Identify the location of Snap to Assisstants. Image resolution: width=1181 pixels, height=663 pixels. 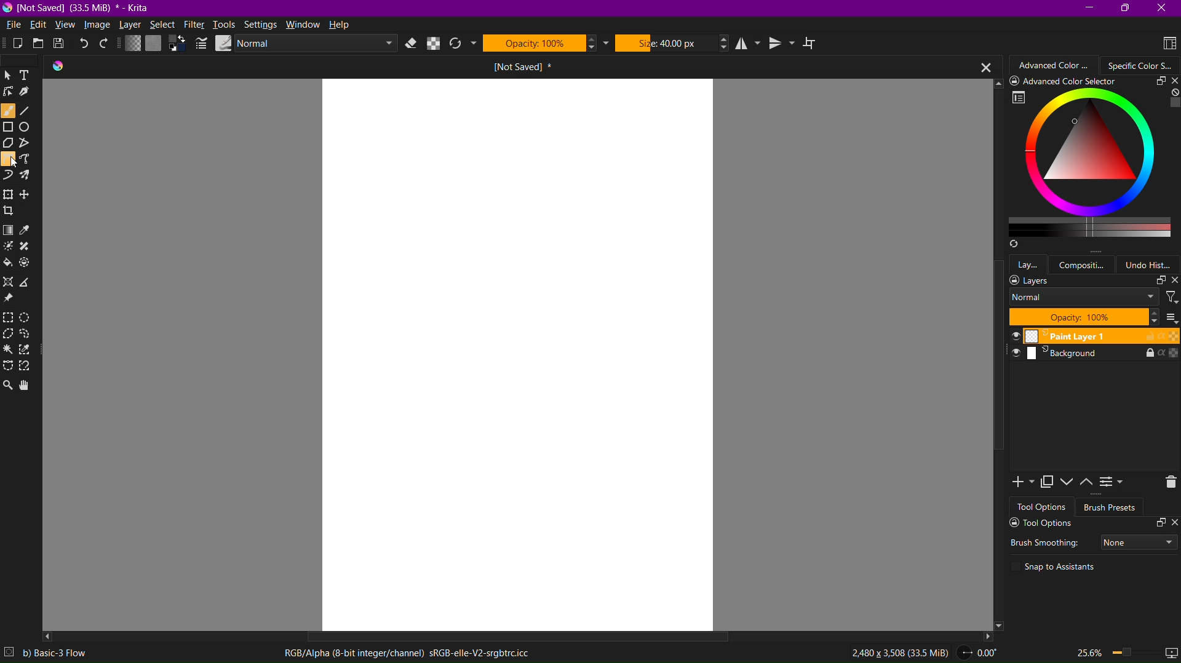
(1093, 566).